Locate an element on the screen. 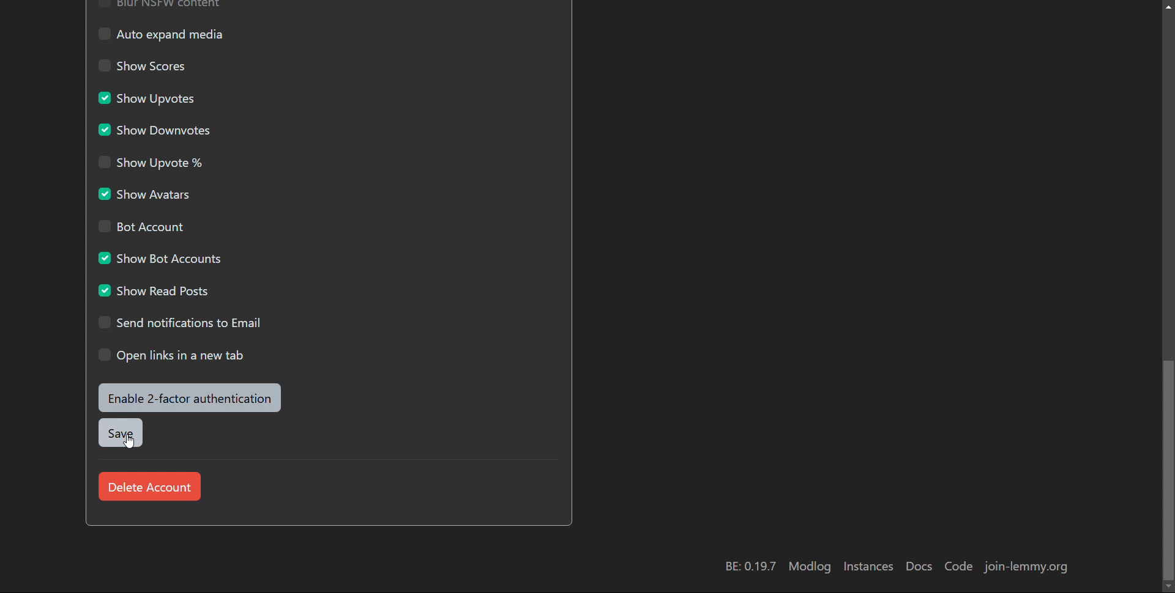 This screenshot has width=1175, height=593. bot account is located at coordinates (143, 227).